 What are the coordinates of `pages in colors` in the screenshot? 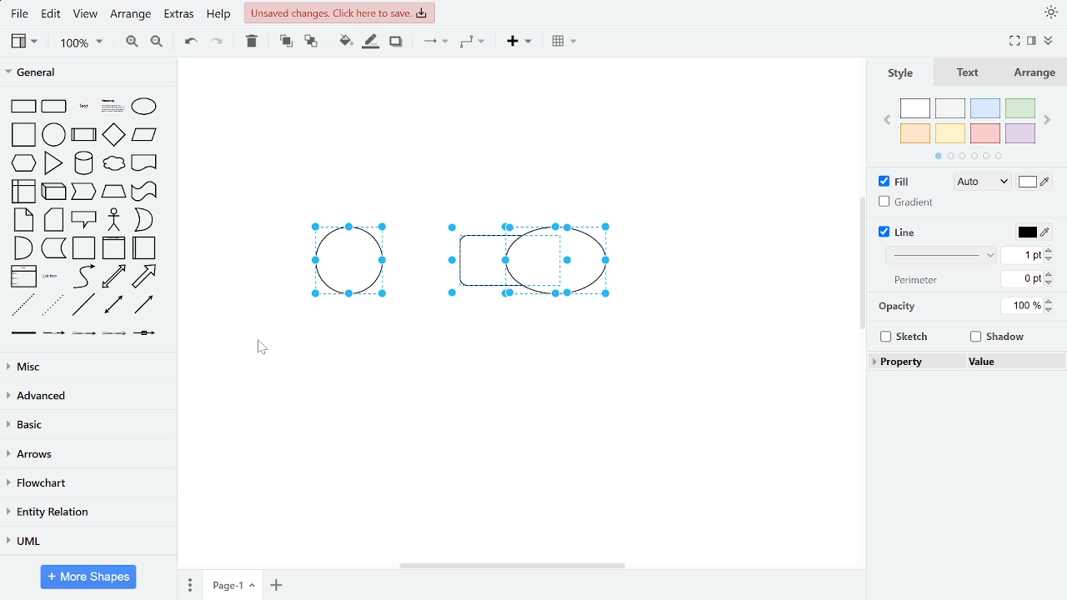 It's located at (969, 157).